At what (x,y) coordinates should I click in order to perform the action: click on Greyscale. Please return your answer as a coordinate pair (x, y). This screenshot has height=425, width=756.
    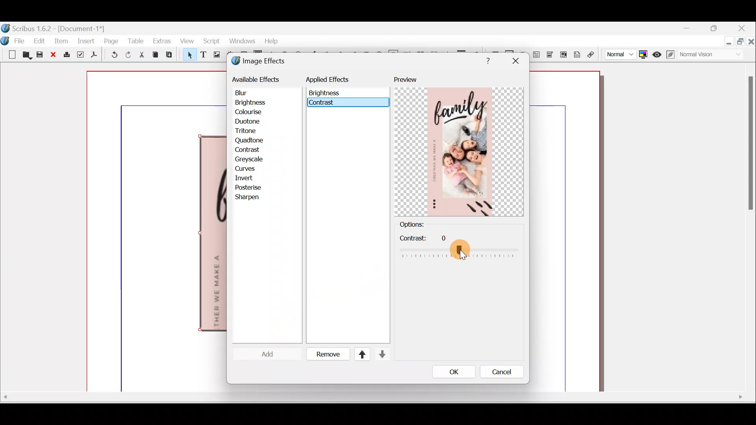
    Looking at the image, I should click on (252, 160).